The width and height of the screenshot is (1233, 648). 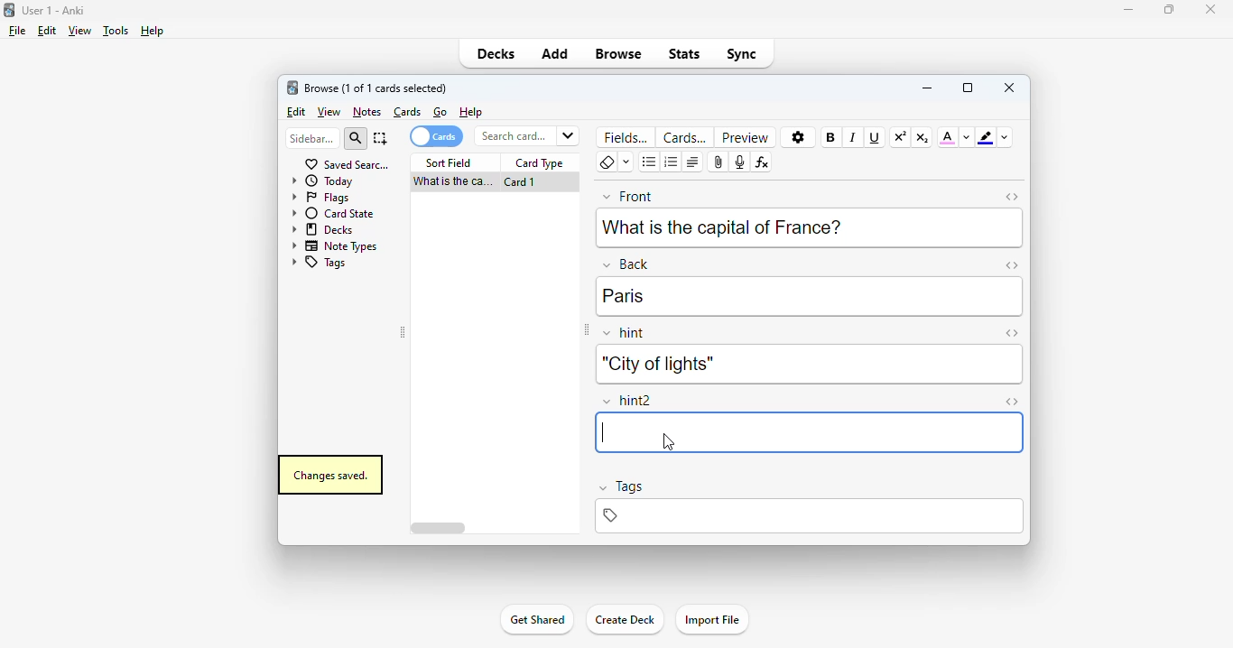 What do you see at coordinates (151, 31) in the screenshot?
I see `help` at bounding box center [151, 31].